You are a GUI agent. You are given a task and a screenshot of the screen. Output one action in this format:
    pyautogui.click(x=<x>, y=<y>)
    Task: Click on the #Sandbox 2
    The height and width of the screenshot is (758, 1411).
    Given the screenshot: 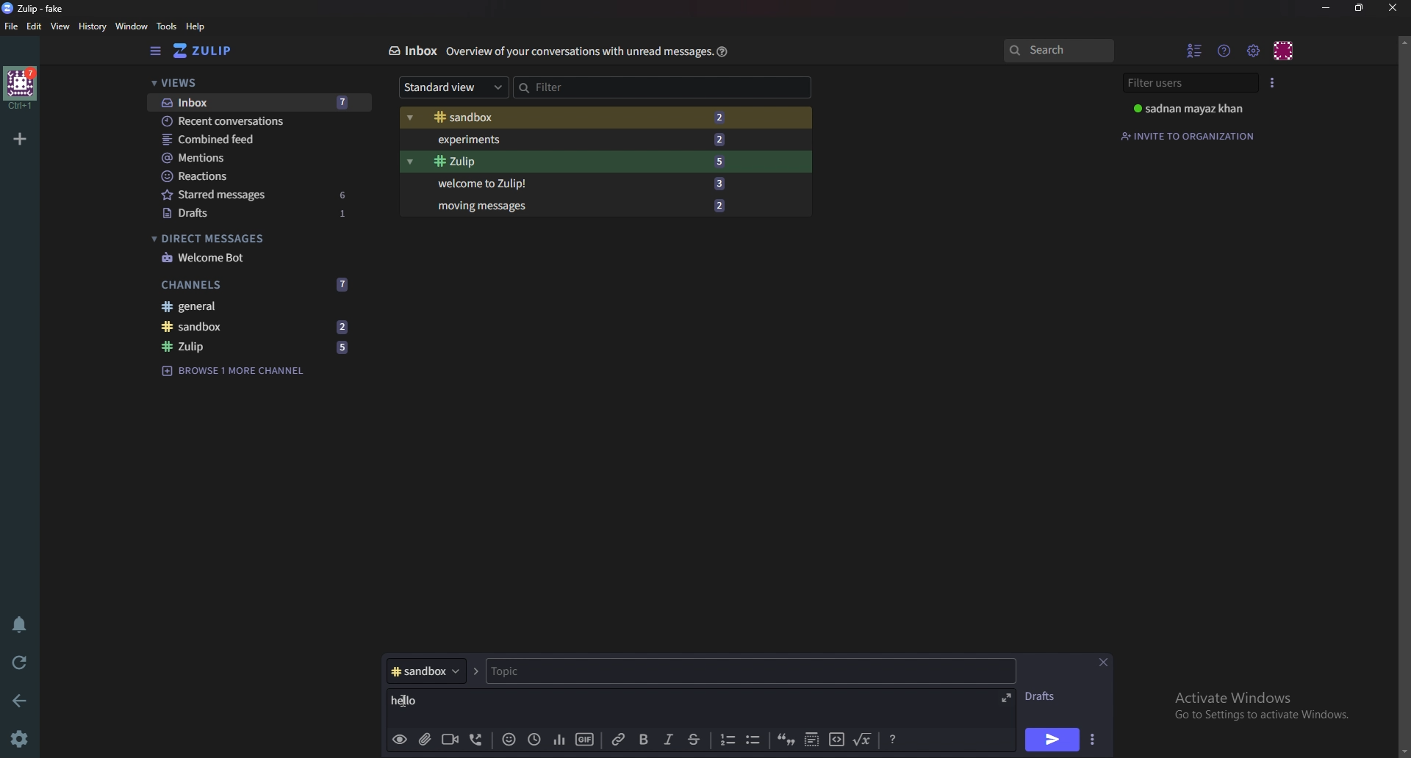 What is the action you would take?
    pyautogui.click(x=572, y=117)
    